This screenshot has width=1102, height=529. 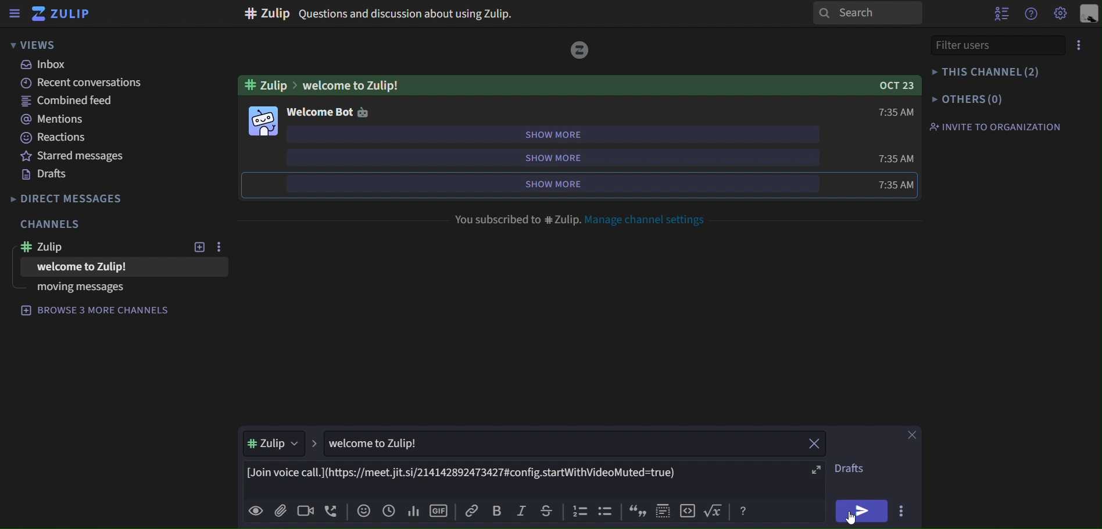 What do you see at coordinates (58, 140) in the screenshot?
I see `reactions` at bounding box center [58, 140].